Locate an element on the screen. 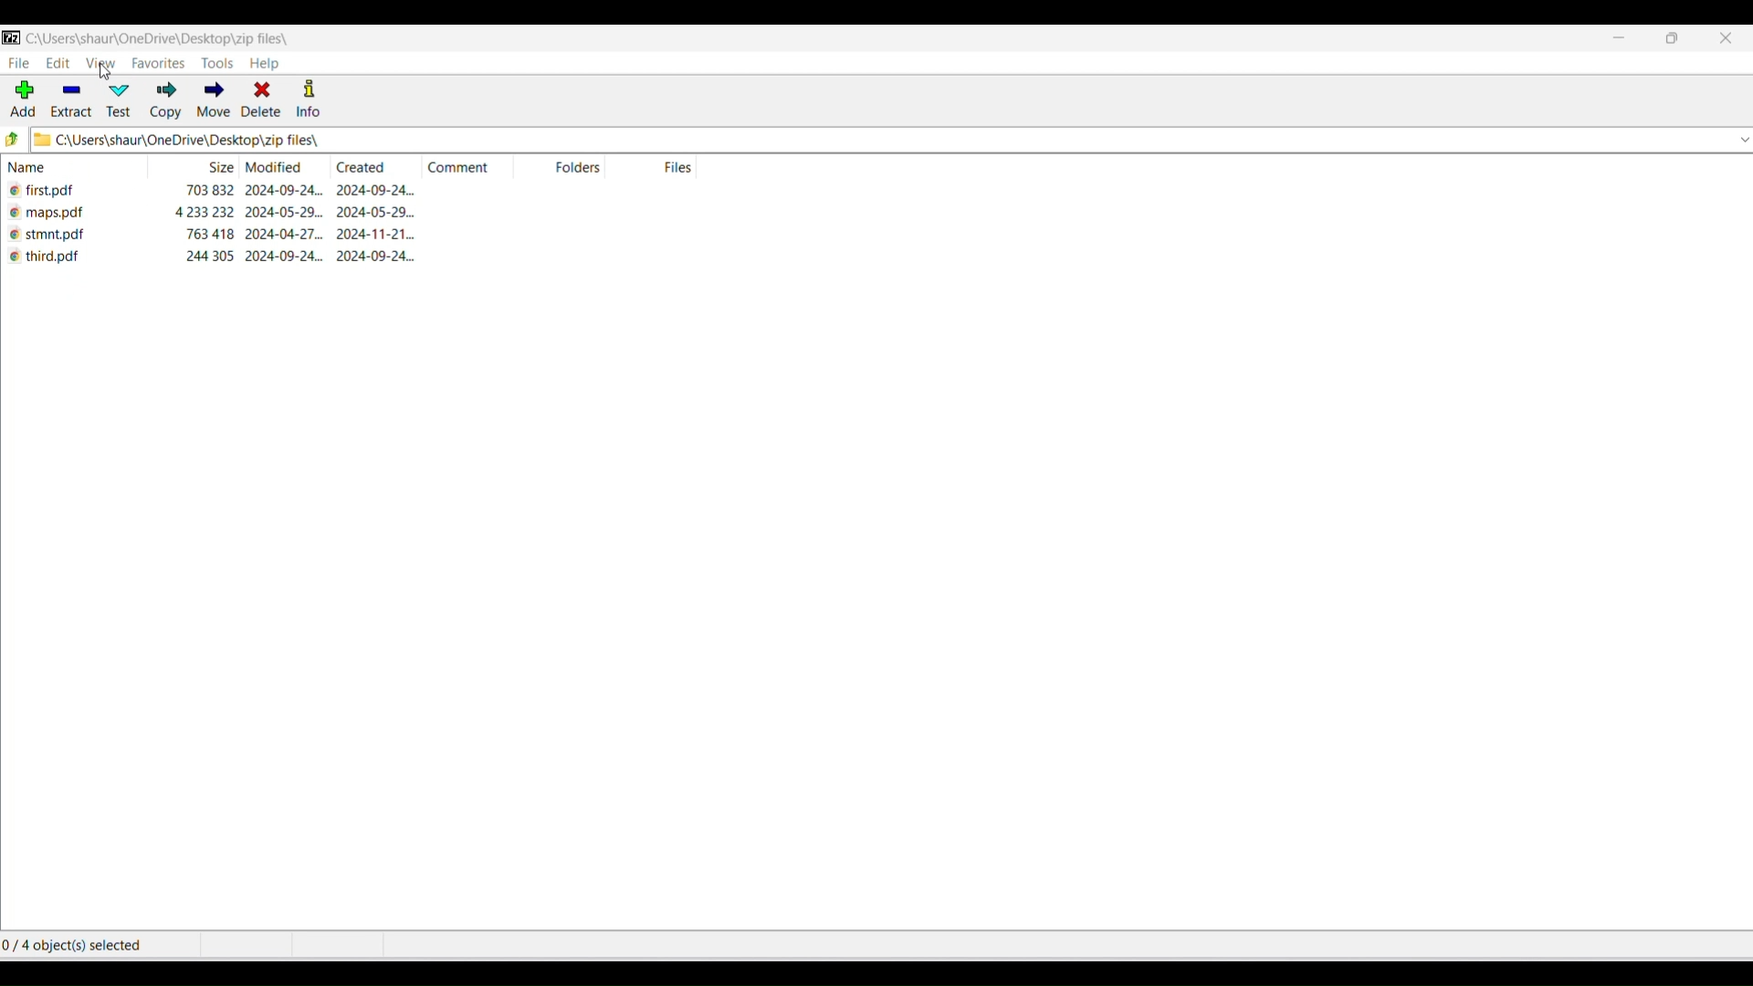  test is located at coordinates (117, 100).